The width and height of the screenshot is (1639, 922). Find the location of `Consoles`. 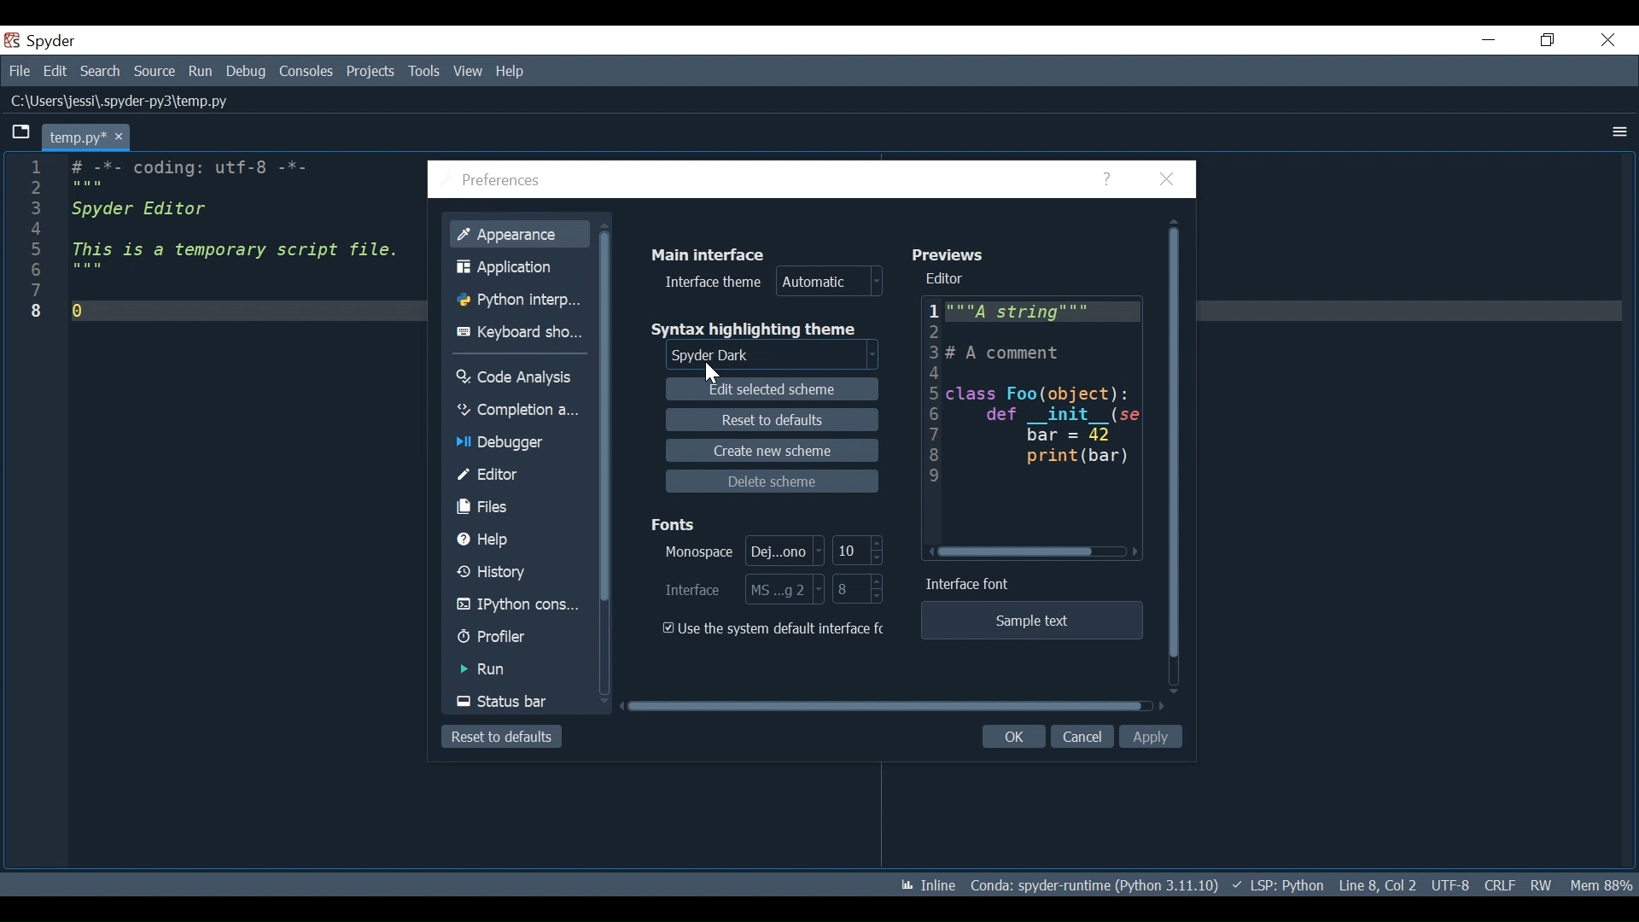

Consoles is located at coordinates (306, 72).